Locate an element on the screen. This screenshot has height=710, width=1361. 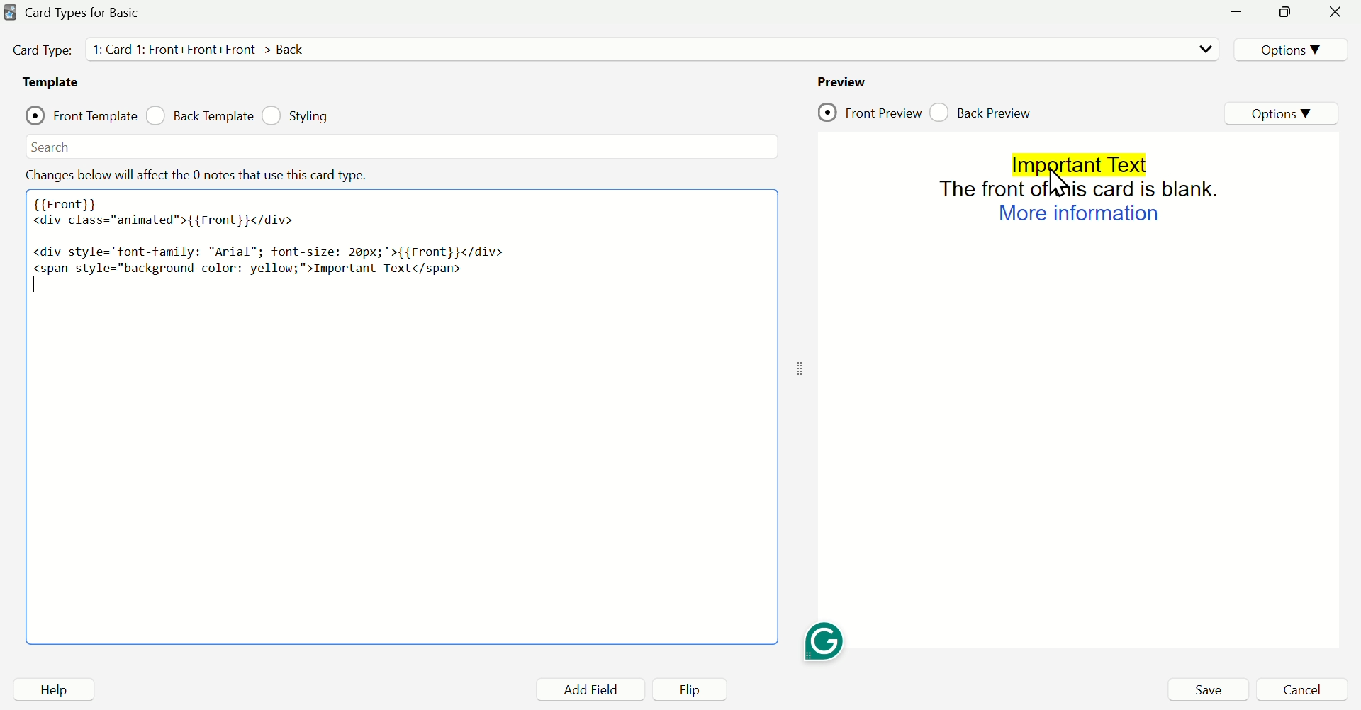
Add Field is located at coordinates (582, 689).